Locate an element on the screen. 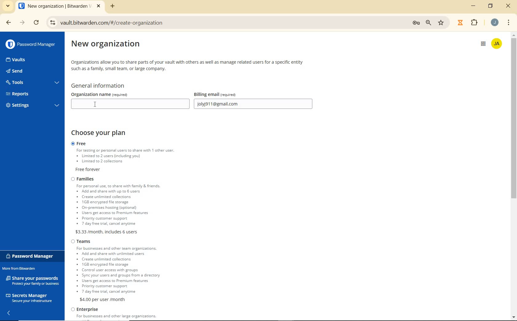 The width and height of the screenshot is (517, 321). minimize is located at coordinates (474, 6).